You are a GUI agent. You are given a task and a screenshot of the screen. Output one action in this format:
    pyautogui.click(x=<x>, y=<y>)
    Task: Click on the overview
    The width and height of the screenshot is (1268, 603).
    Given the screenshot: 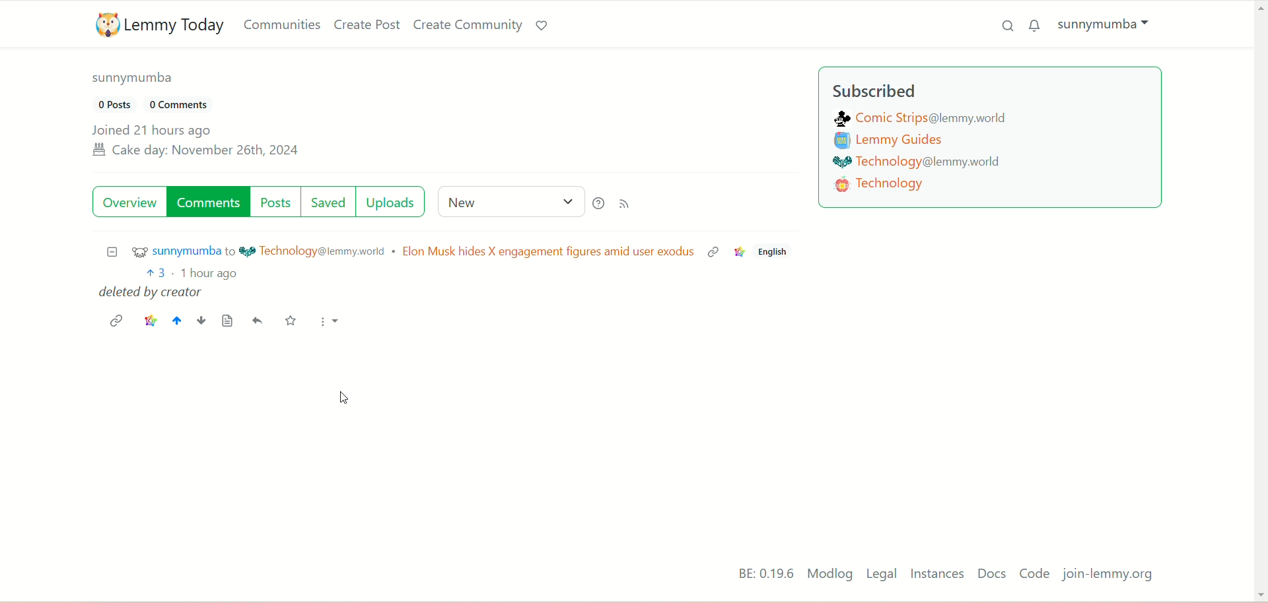 What is the action you would take?
    pyautogui.click(x=129, y=203)
    